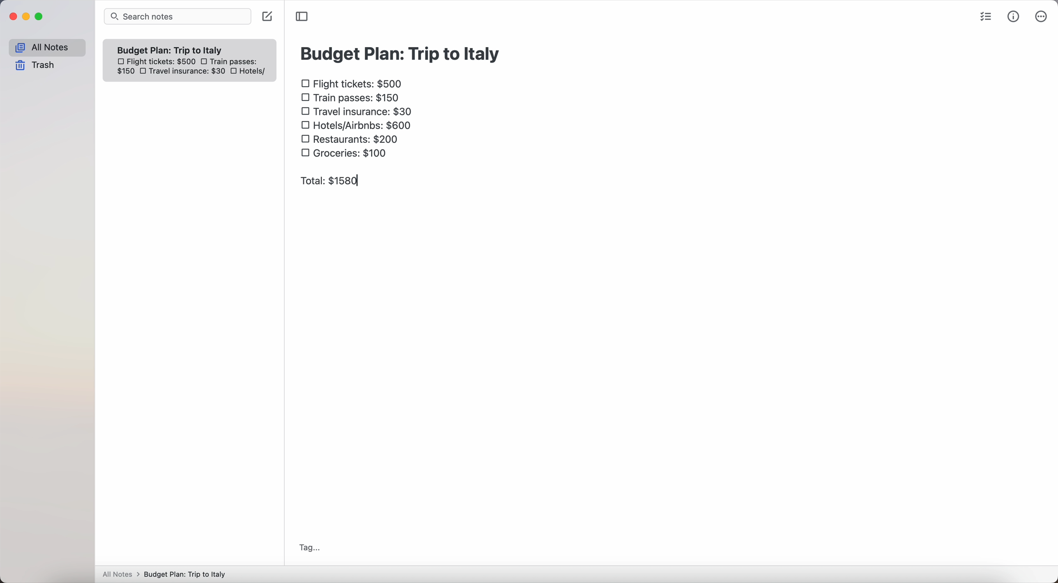 Image resolution: width=1058 pixels, height=583 pixels. Describe the element at coordinates (237, 72) in the screenshot. I see `checkbox` at that location.